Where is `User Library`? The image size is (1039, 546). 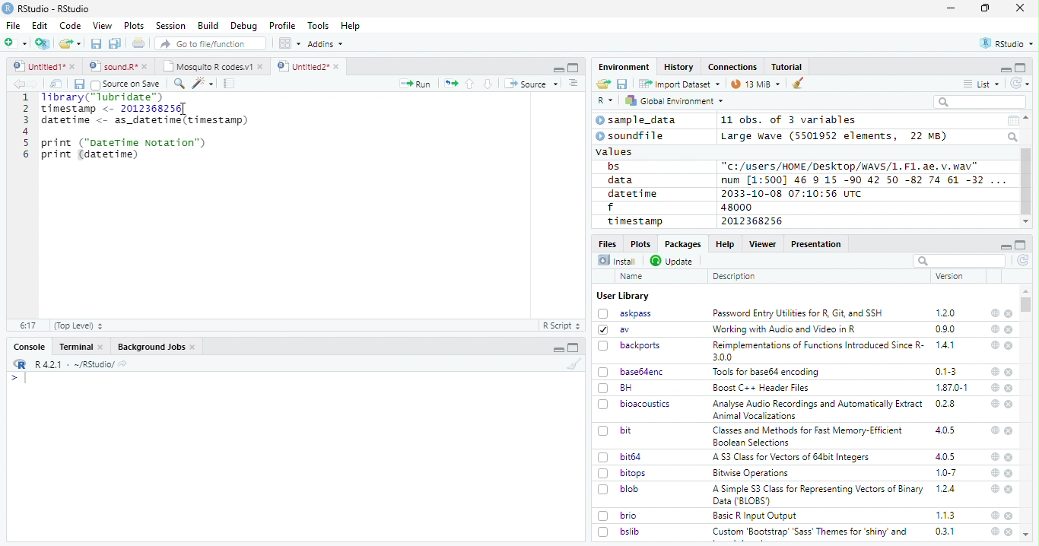 User Library is located at coordinates (623, 296).